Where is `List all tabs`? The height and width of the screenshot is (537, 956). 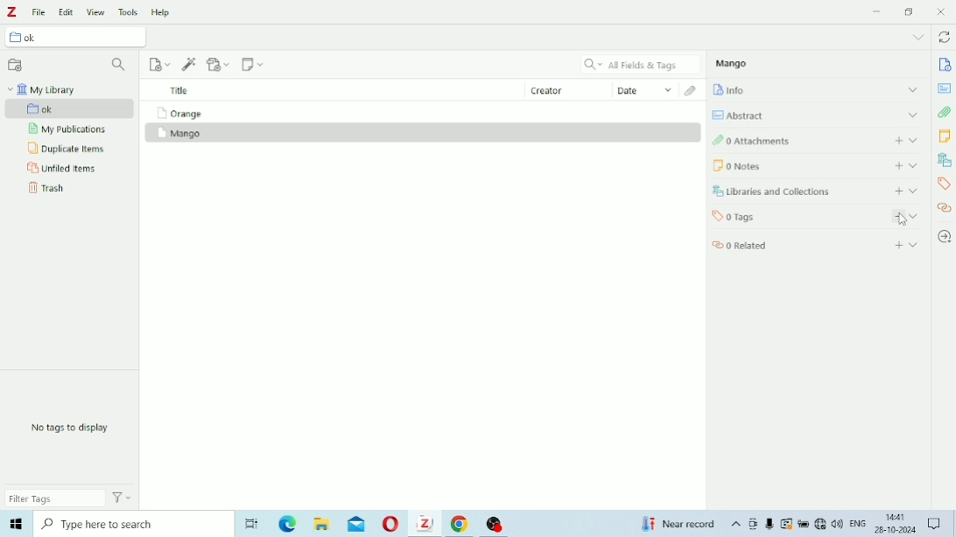 List all tabs is located at coordinates (919, 38).